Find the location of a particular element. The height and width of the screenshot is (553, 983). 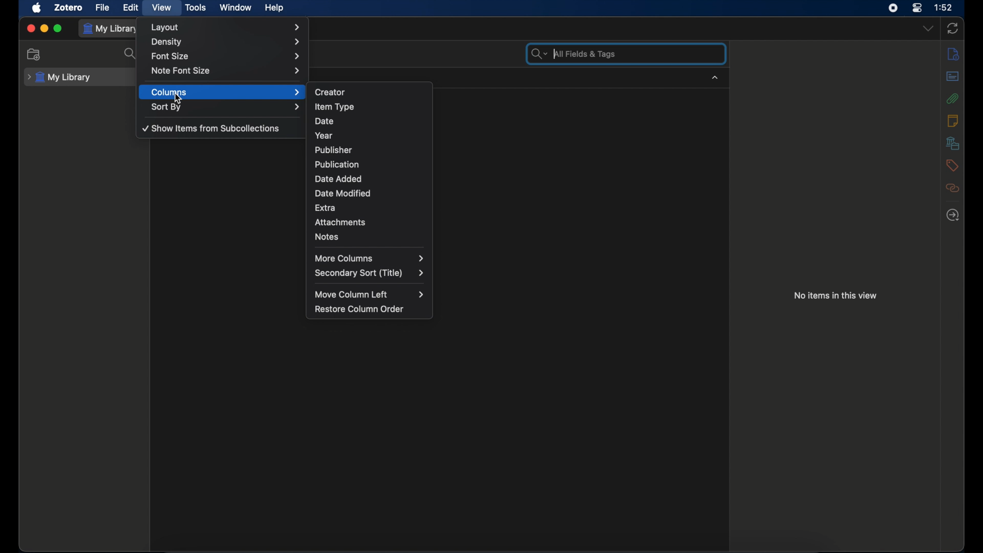

restore column order is located at coordinates (360, 309).